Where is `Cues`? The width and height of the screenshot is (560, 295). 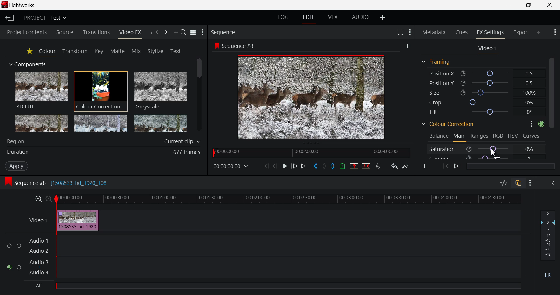 Cues is located at coordinates (461, 32).